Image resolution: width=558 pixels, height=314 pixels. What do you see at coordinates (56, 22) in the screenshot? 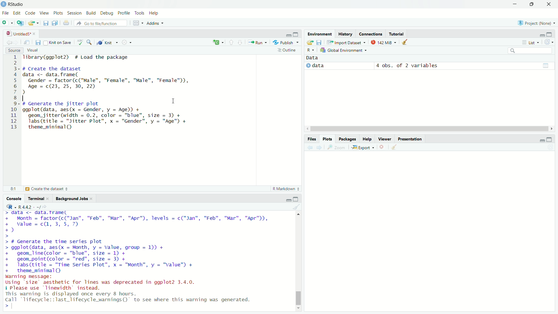
I see `save all open documents` at bounding box center [56, 22].